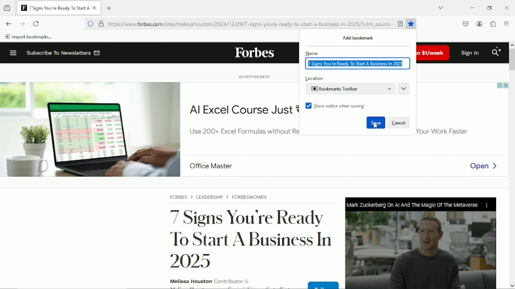 This screenshot has height=289, width=515. Describe the element at coordinates (357, 60) in the screenshot. I see `name` at that location.